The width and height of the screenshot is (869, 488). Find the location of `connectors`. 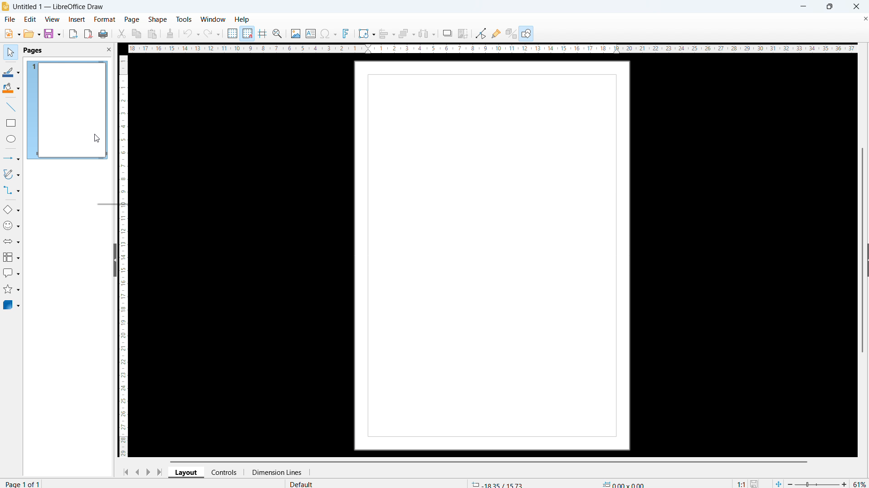

connectors is located at coordinates (11, 191).